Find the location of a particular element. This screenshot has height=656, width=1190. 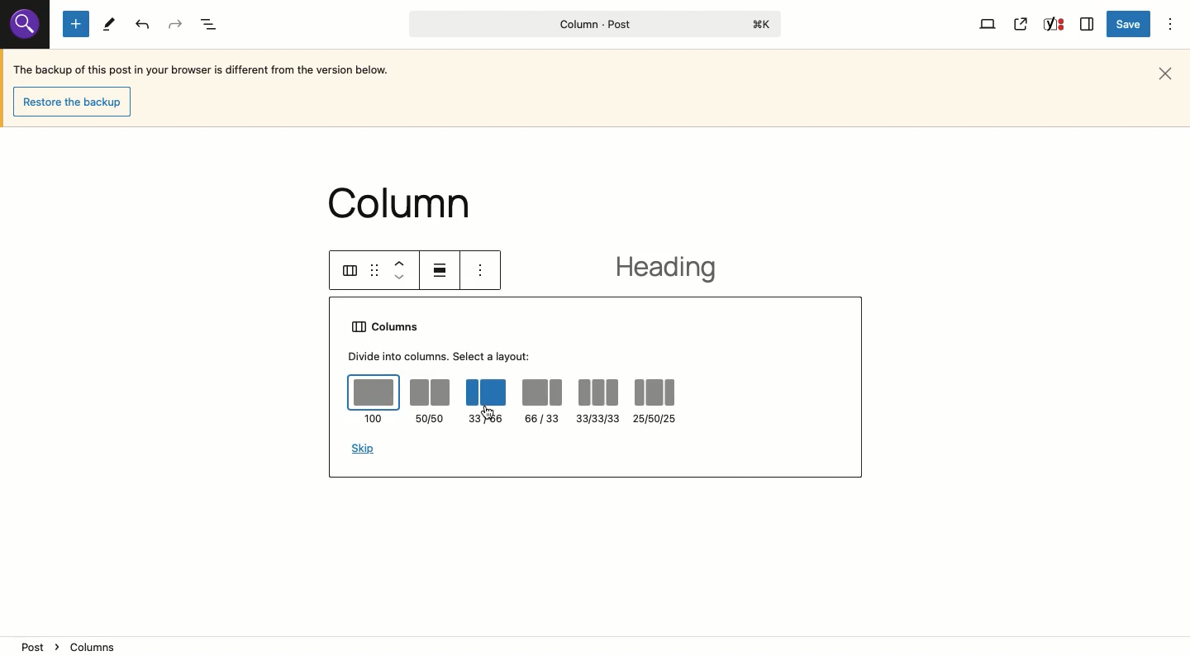

Title is located at coordinates (412, 199).